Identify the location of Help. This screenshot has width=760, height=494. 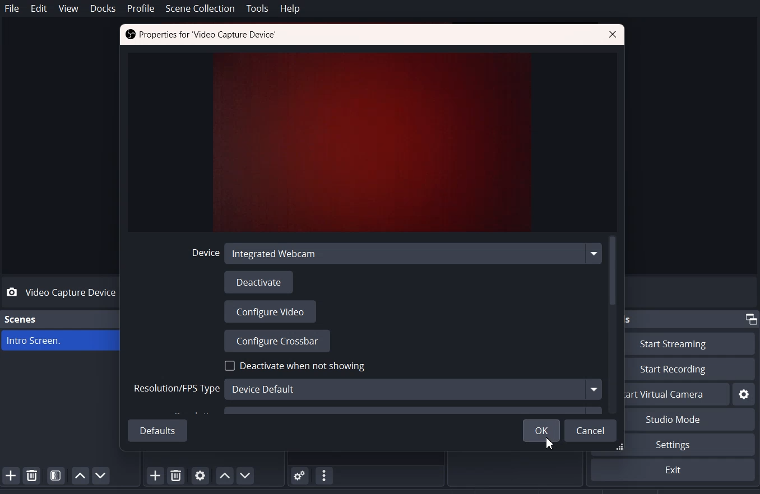
(289, 9).